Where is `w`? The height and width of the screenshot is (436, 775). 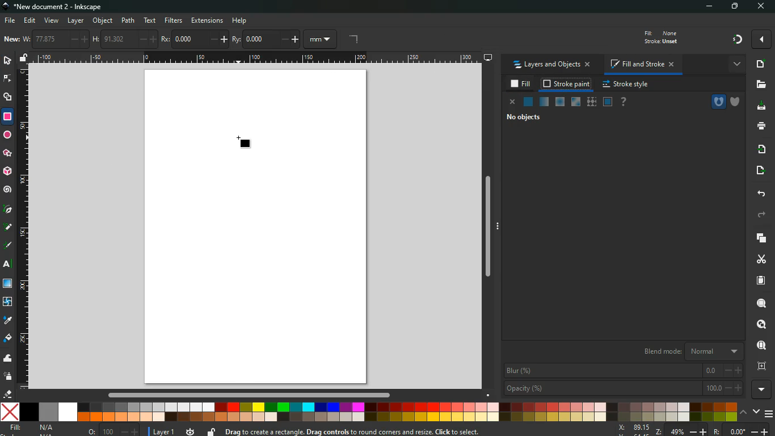
w is located at coordinates (55, 40).